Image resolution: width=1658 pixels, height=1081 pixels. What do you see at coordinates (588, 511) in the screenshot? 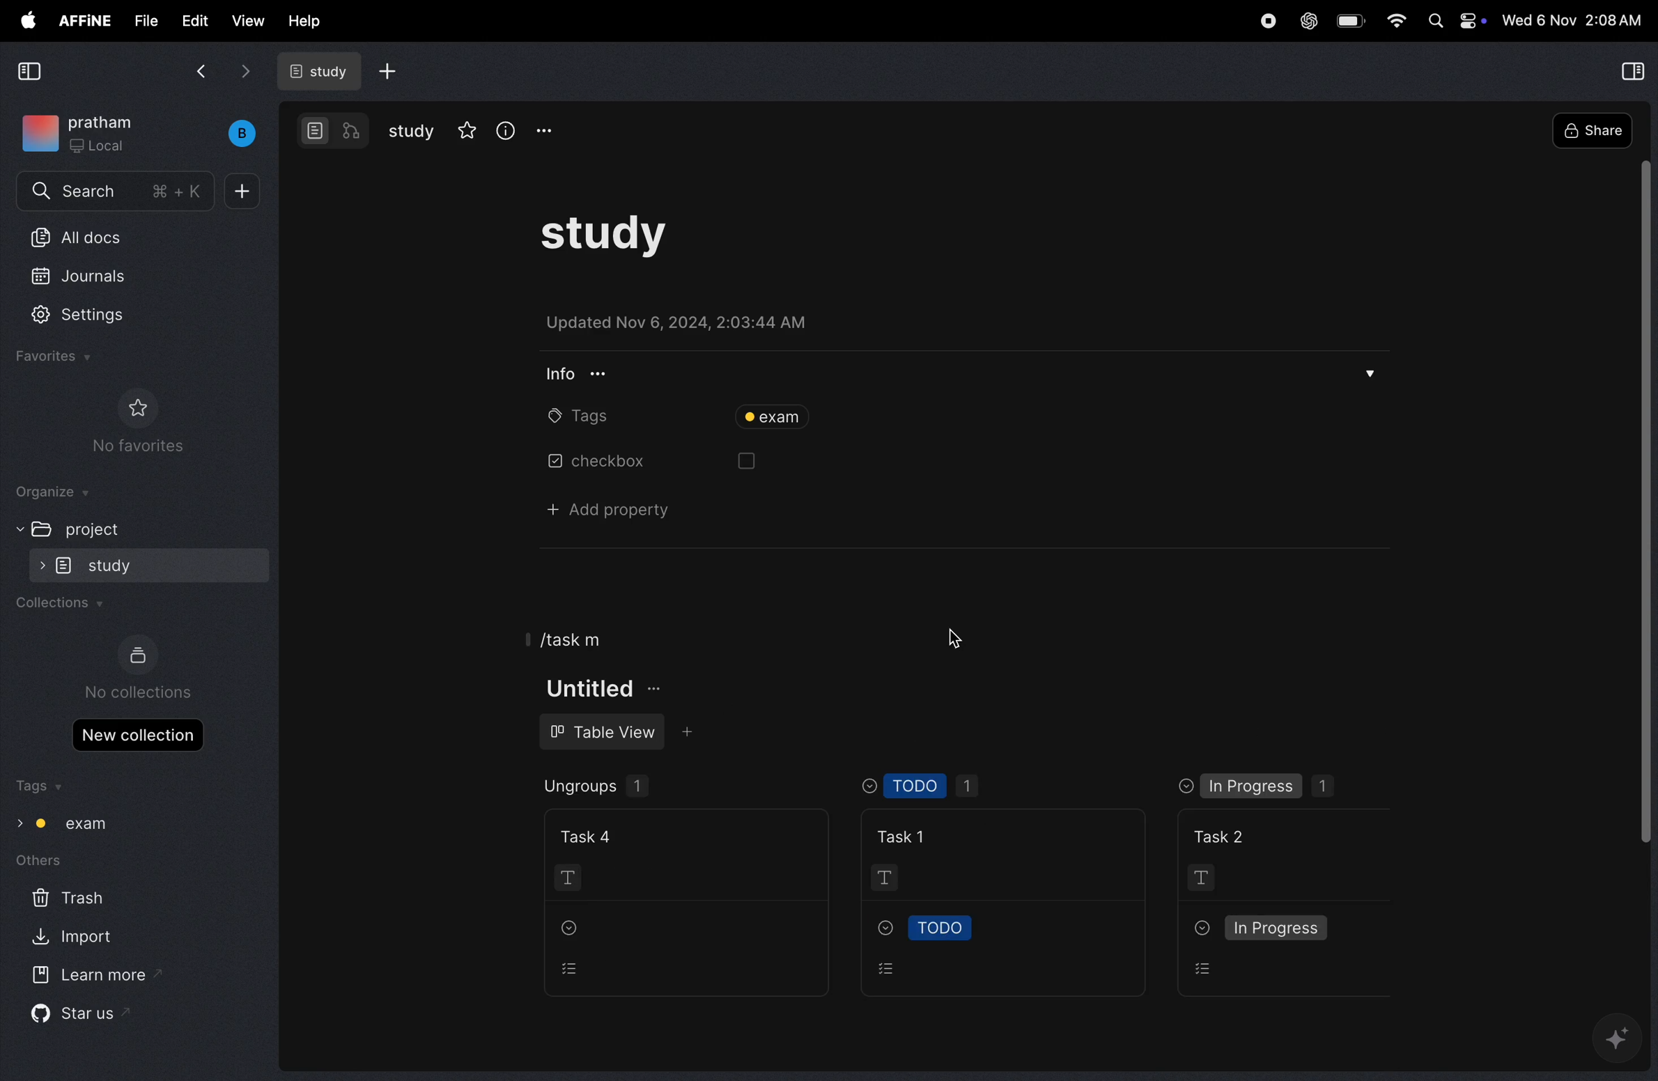
I see `add property` at bounding box center [588, 511].